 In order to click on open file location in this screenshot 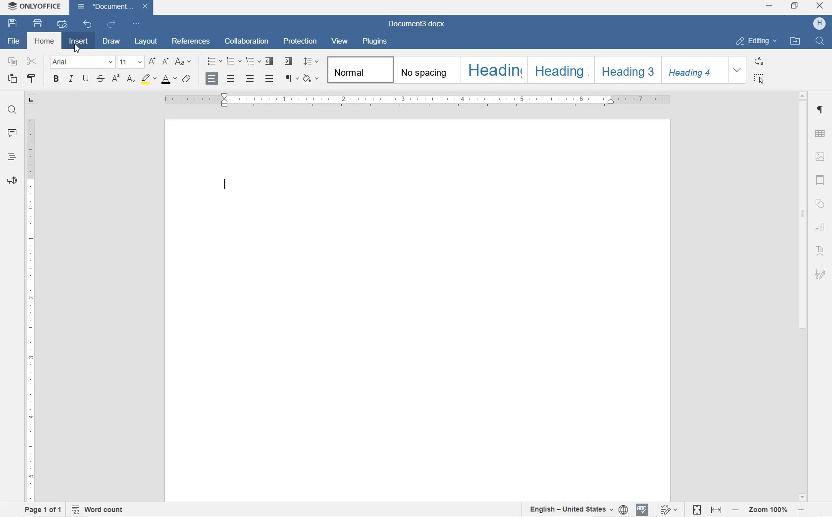, I will do `click(795, 42)`.